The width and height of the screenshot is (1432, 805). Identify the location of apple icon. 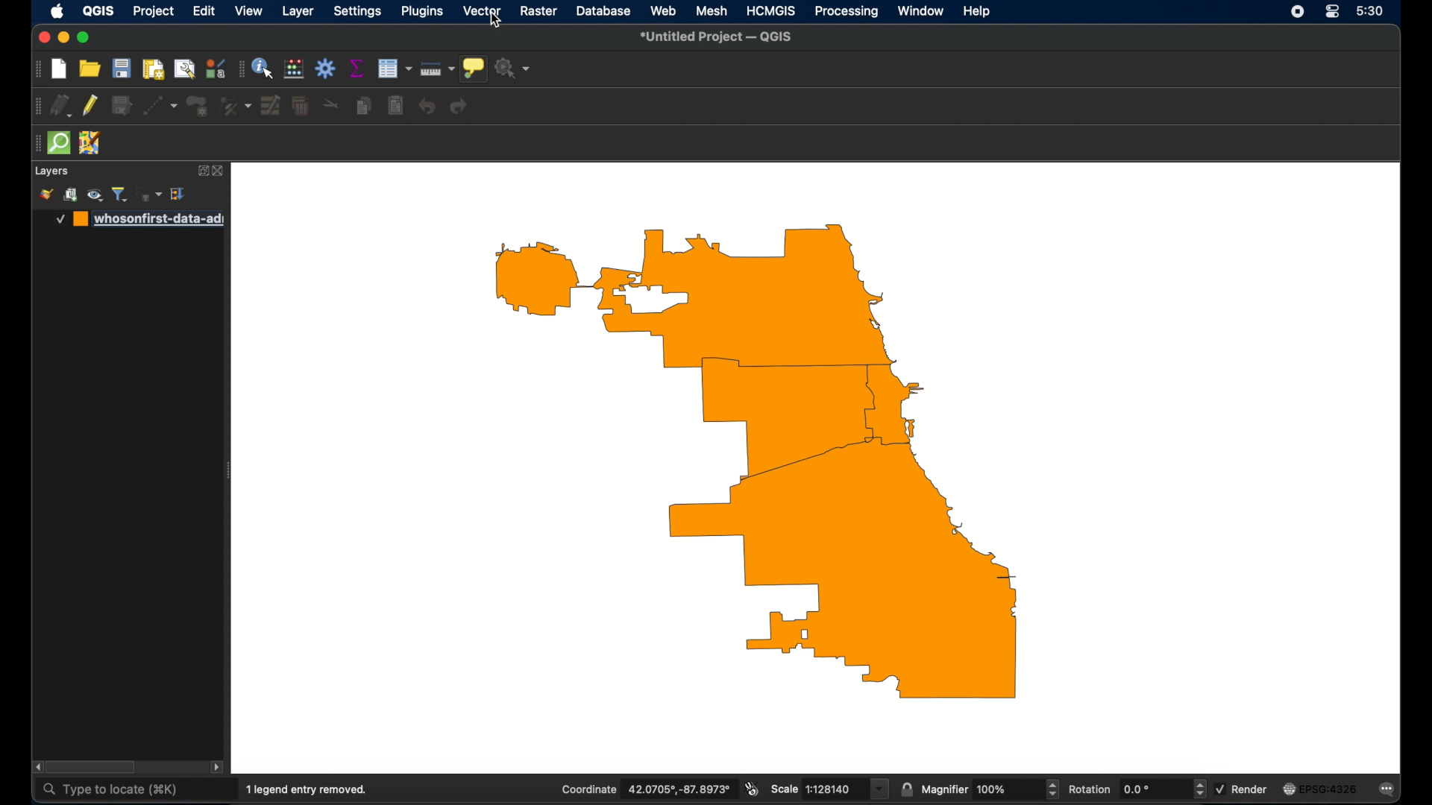
(57, 11).